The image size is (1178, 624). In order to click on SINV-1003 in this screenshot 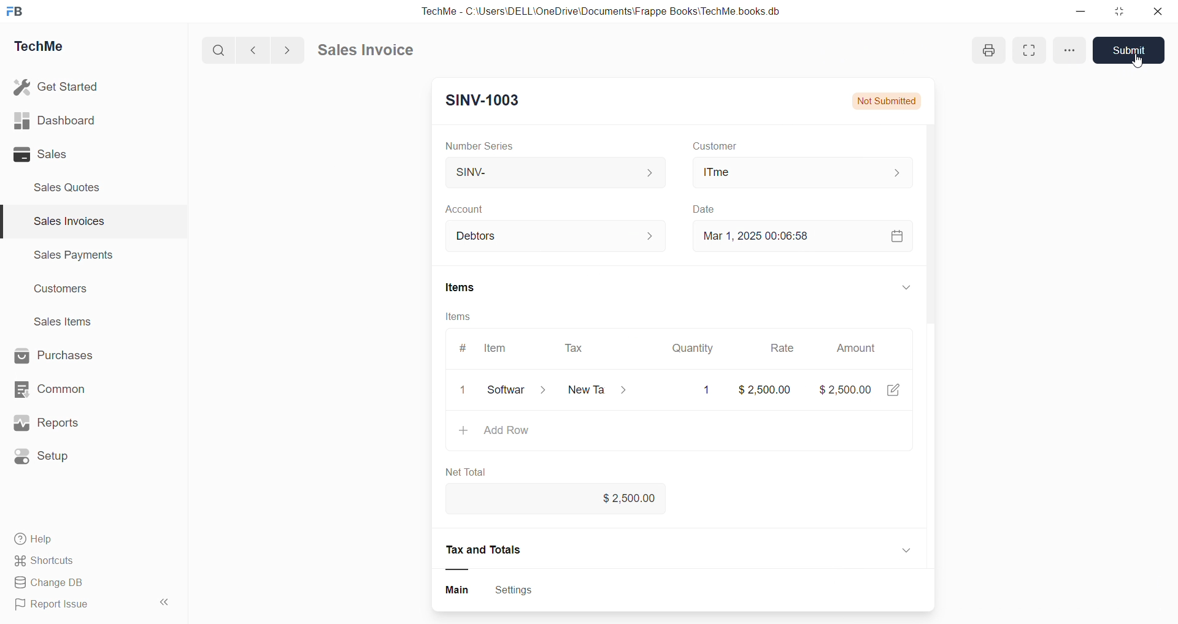, I will do `click(487, 102)`.